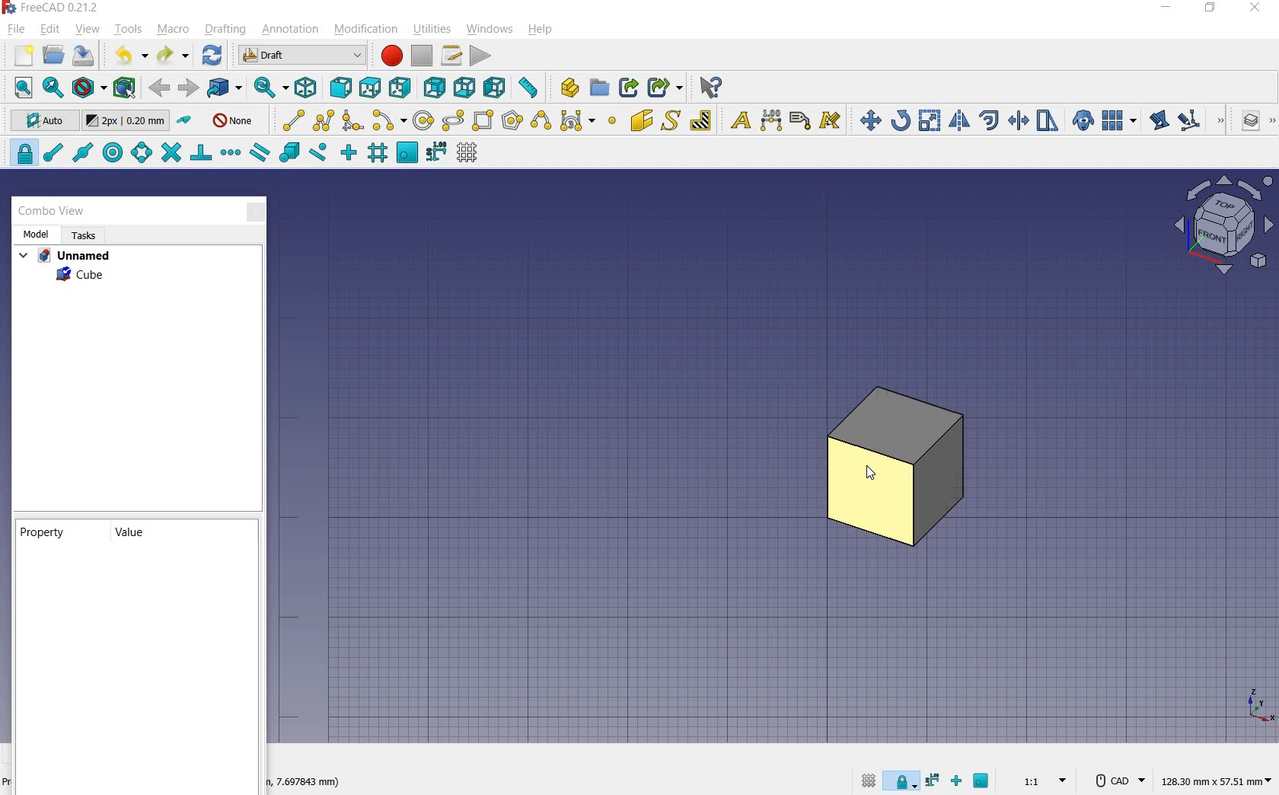  Describe the element at coordinates (368, 30) in the screenshot. I see `modification` at that location.